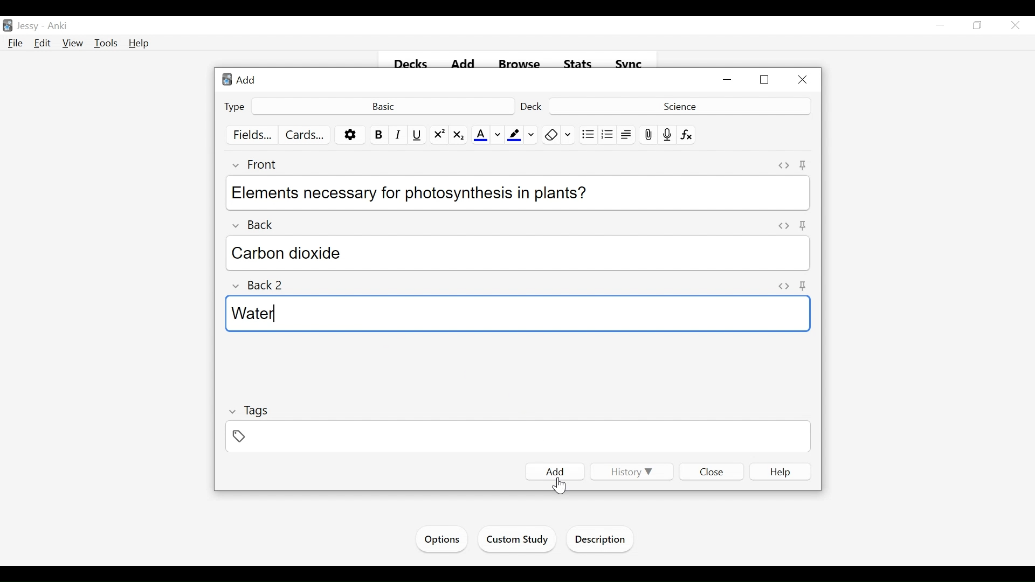 This screenshot has height=582, width=1035. What do you see at coordinates (261, 164) in the screenshot?
I see `Front` at bounding box center [261, 164].